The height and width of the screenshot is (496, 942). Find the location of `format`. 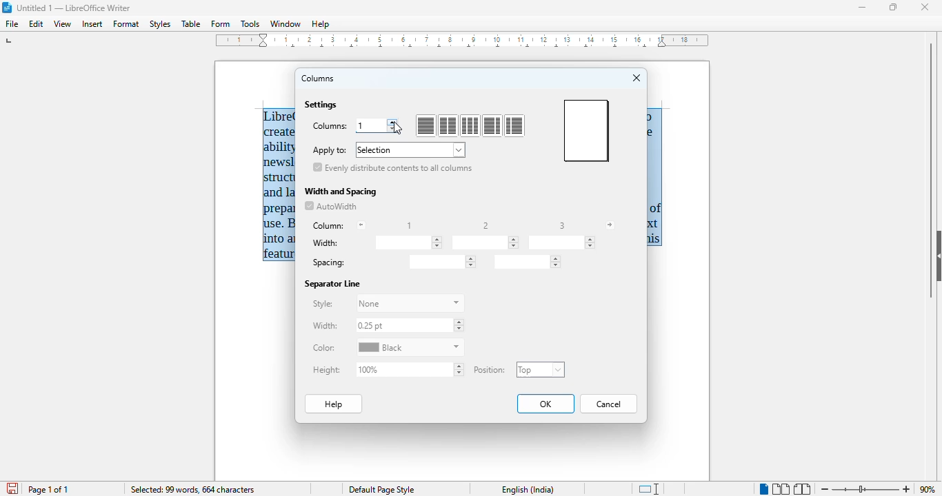

format is located at coordinates (126, 24).